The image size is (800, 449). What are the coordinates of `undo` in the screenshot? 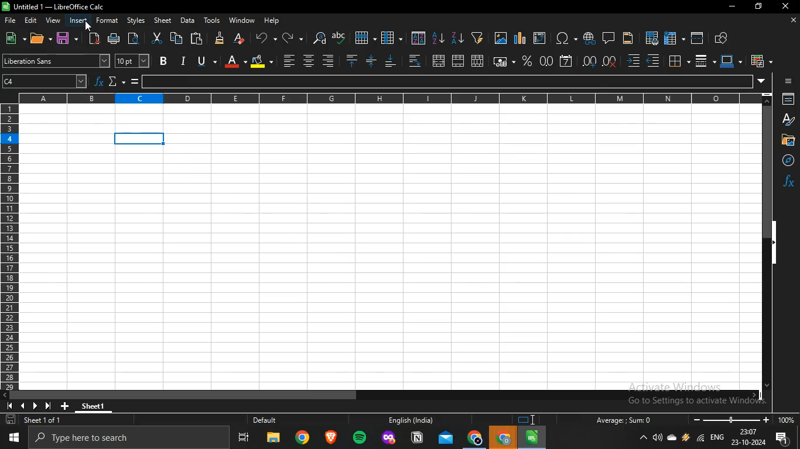 It's located at (264, 37).